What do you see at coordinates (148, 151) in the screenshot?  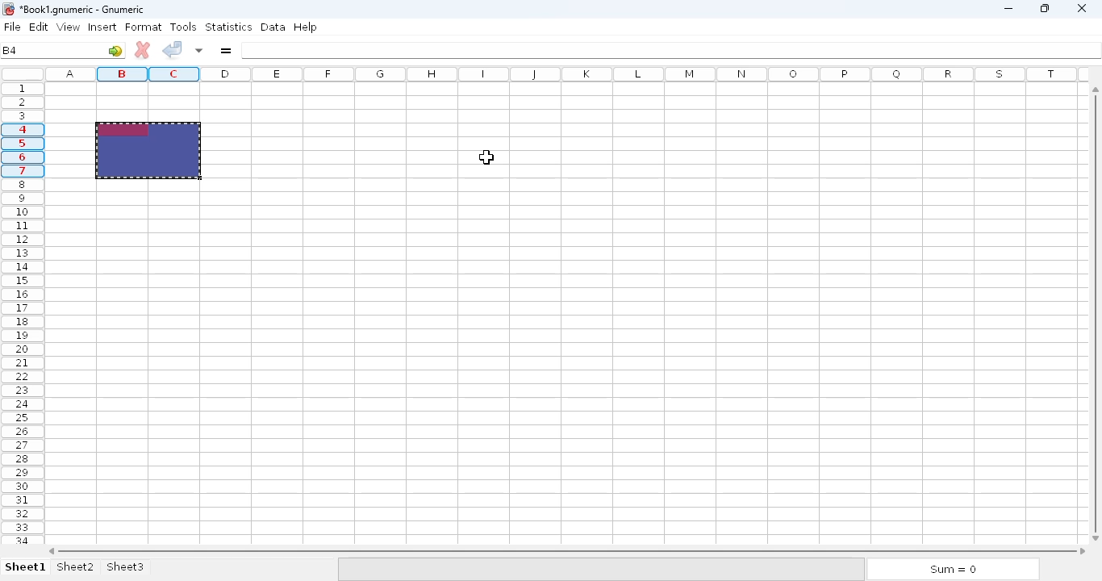 I see `hotkey (Ctrl+C) on selected range` at bounding box center [148, 151].